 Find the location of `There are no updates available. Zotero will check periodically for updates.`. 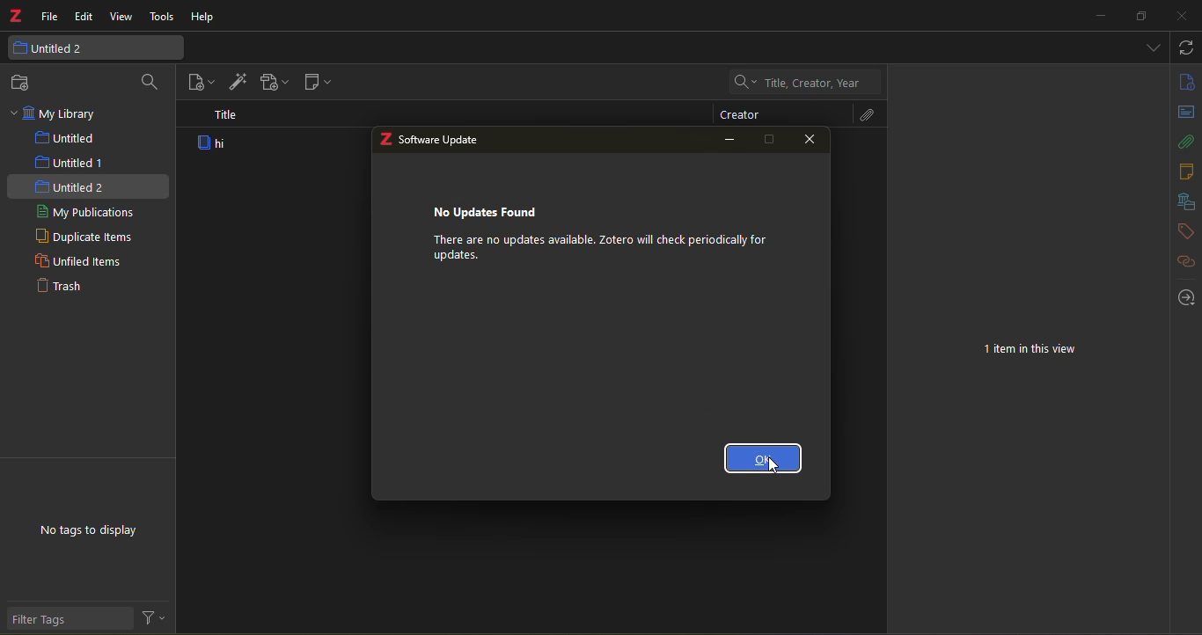

There are no updates available. Zotero will check periodically for updates. is located at coordinates (600, 248).